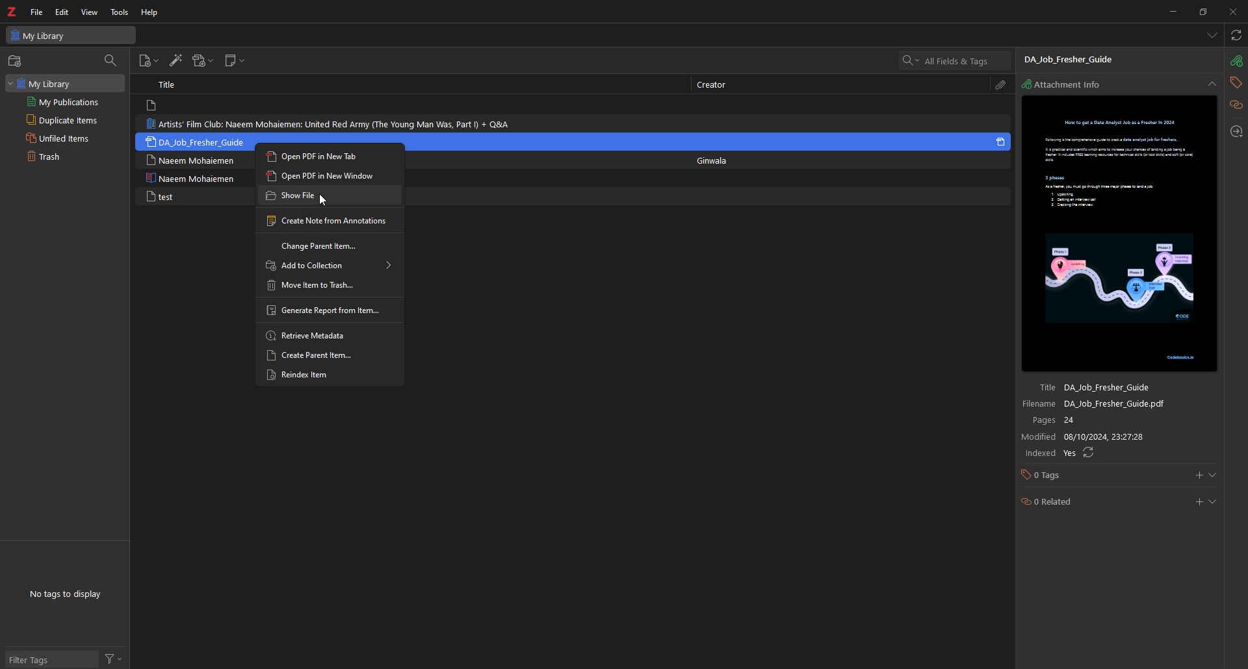 This screenshot has height=669, width=1248. What do you see at coordinates (331, 286) in the screenshot?
I see `move item to trash` at bounding box center [331, 286].